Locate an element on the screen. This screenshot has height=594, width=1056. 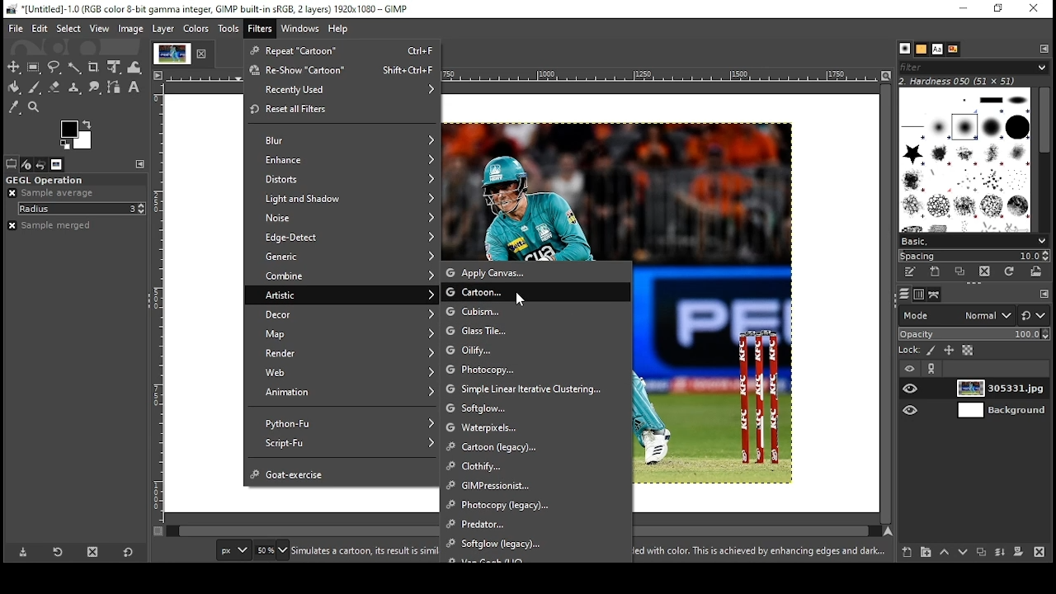
decor is located at coordinates (342, 314).